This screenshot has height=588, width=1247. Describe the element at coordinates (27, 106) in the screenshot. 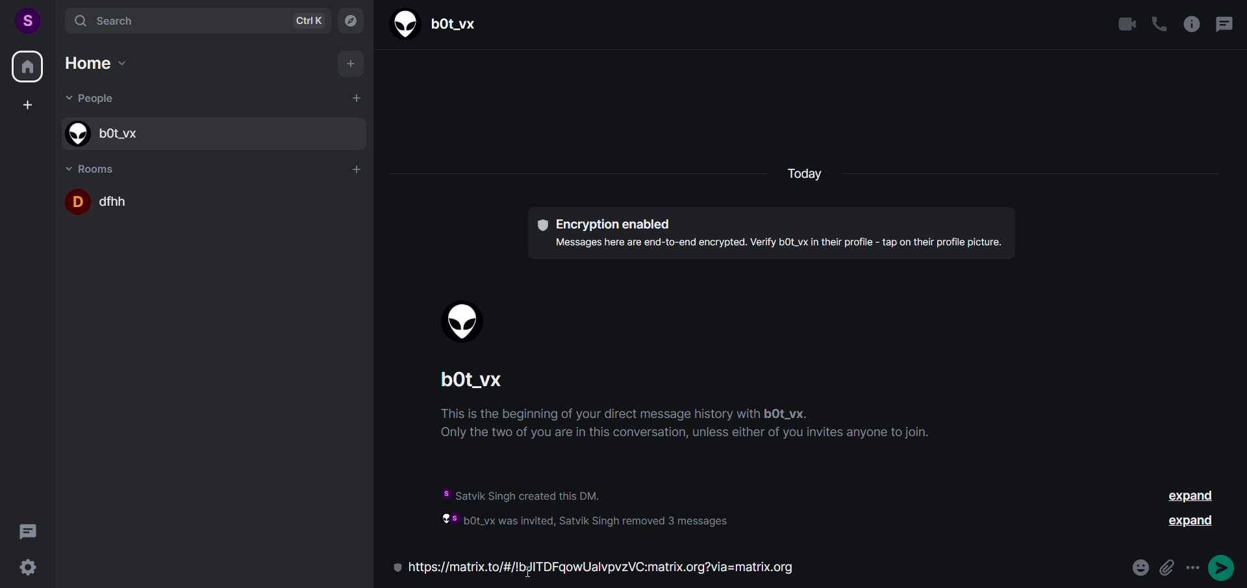

I see `create space` at that location.